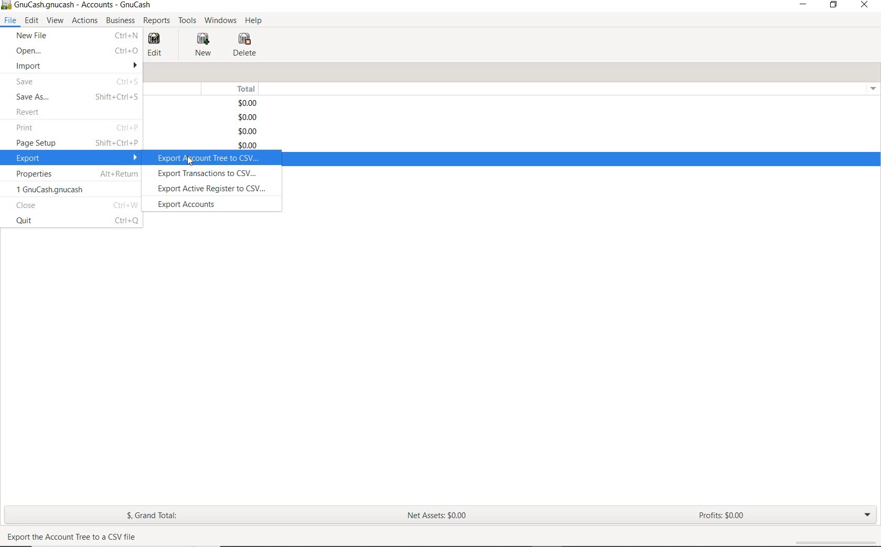  Describe the element at coordinates (439, 517) in the screenshot. I see `NET ASSETS` at that location.